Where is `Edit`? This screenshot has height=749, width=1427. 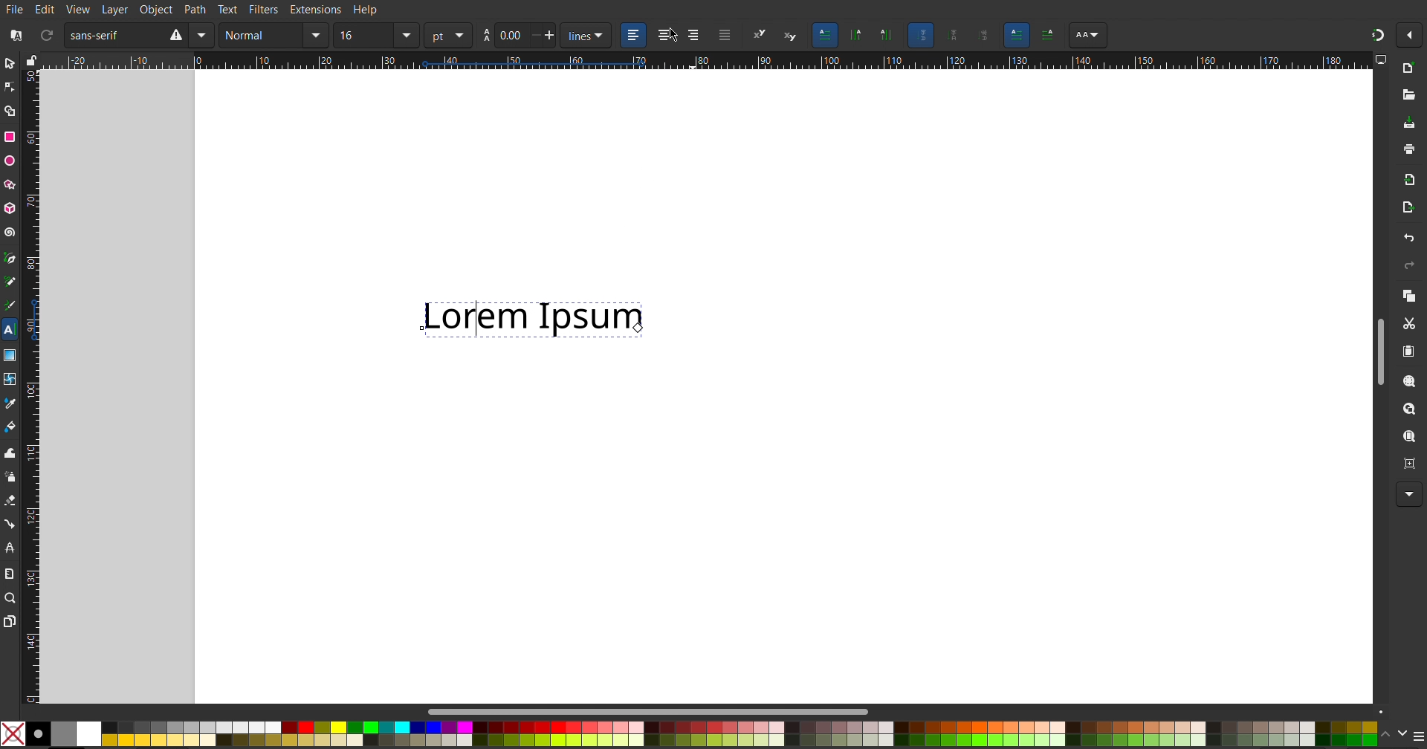 Edit is located at coordinates (43, 8).